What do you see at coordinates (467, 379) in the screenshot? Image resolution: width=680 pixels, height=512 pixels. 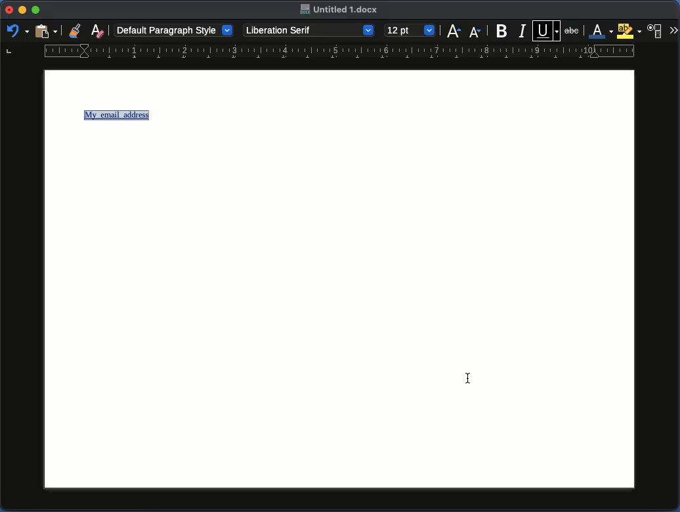 I see `cursor` at bounding box center [467, 379].